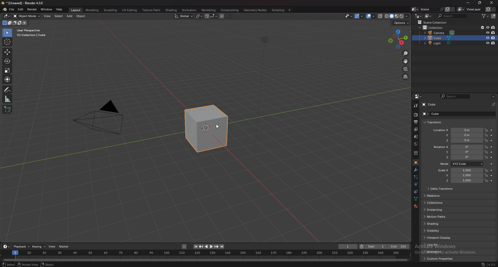  Describe the element at coordinates (481, 28) in the screenshot. I see `exclude from viewlayer` at that location.